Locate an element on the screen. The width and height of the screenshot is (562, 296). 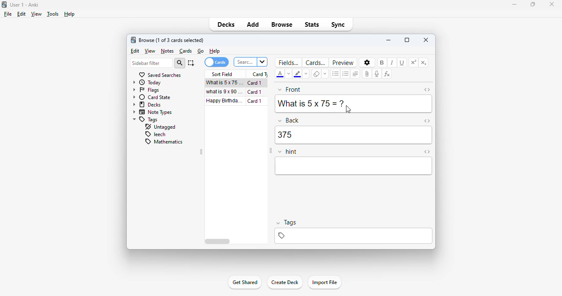
maximize is located at coordinates (533, 4).